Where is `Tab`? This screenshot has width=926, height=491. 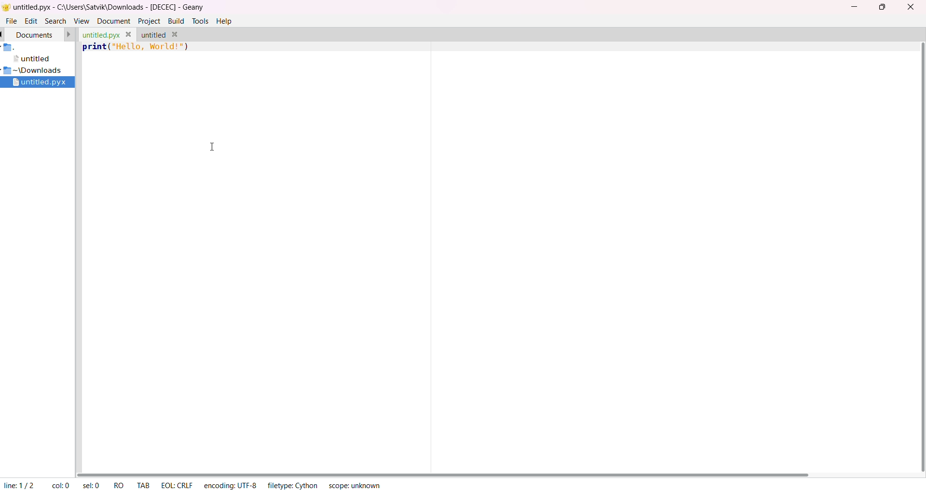 Tab is located at coordinates (142, 485).